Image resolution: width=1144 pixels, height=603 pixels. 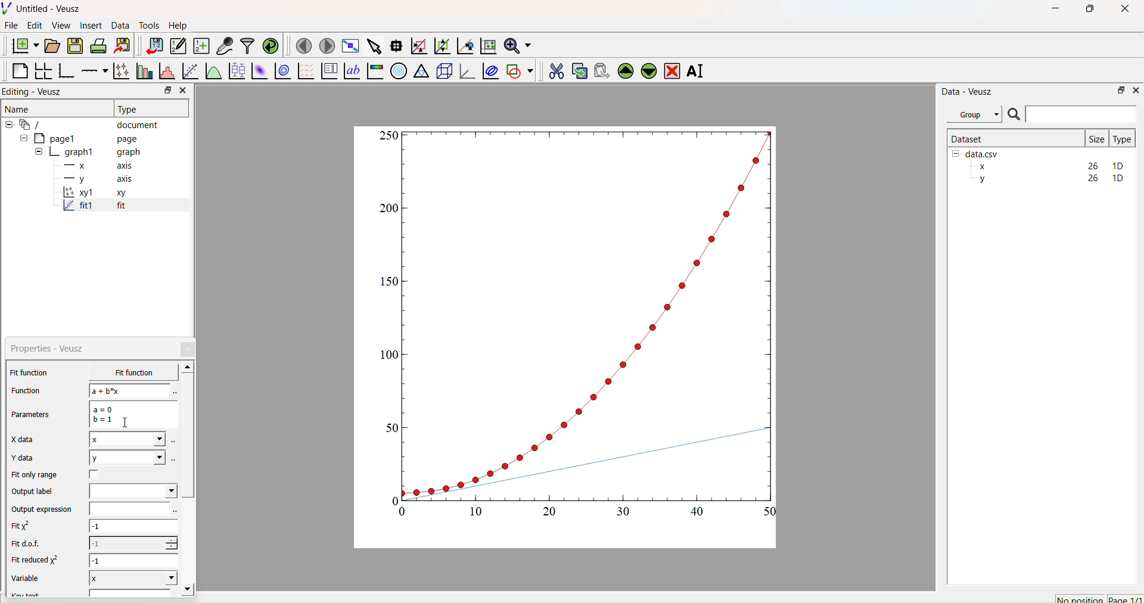 What do you see at coordinates (576, 70) in the screenshot?
I see `Copy` at bounding box center [576, 70].